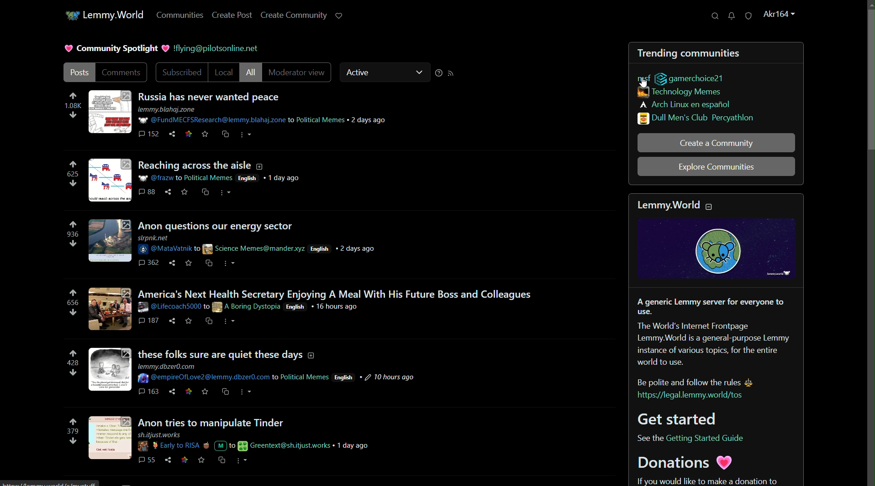  What do you see at coordinates (697, 119) in the screenshot?
I see `community name 4` at bounding box center [697, 119].